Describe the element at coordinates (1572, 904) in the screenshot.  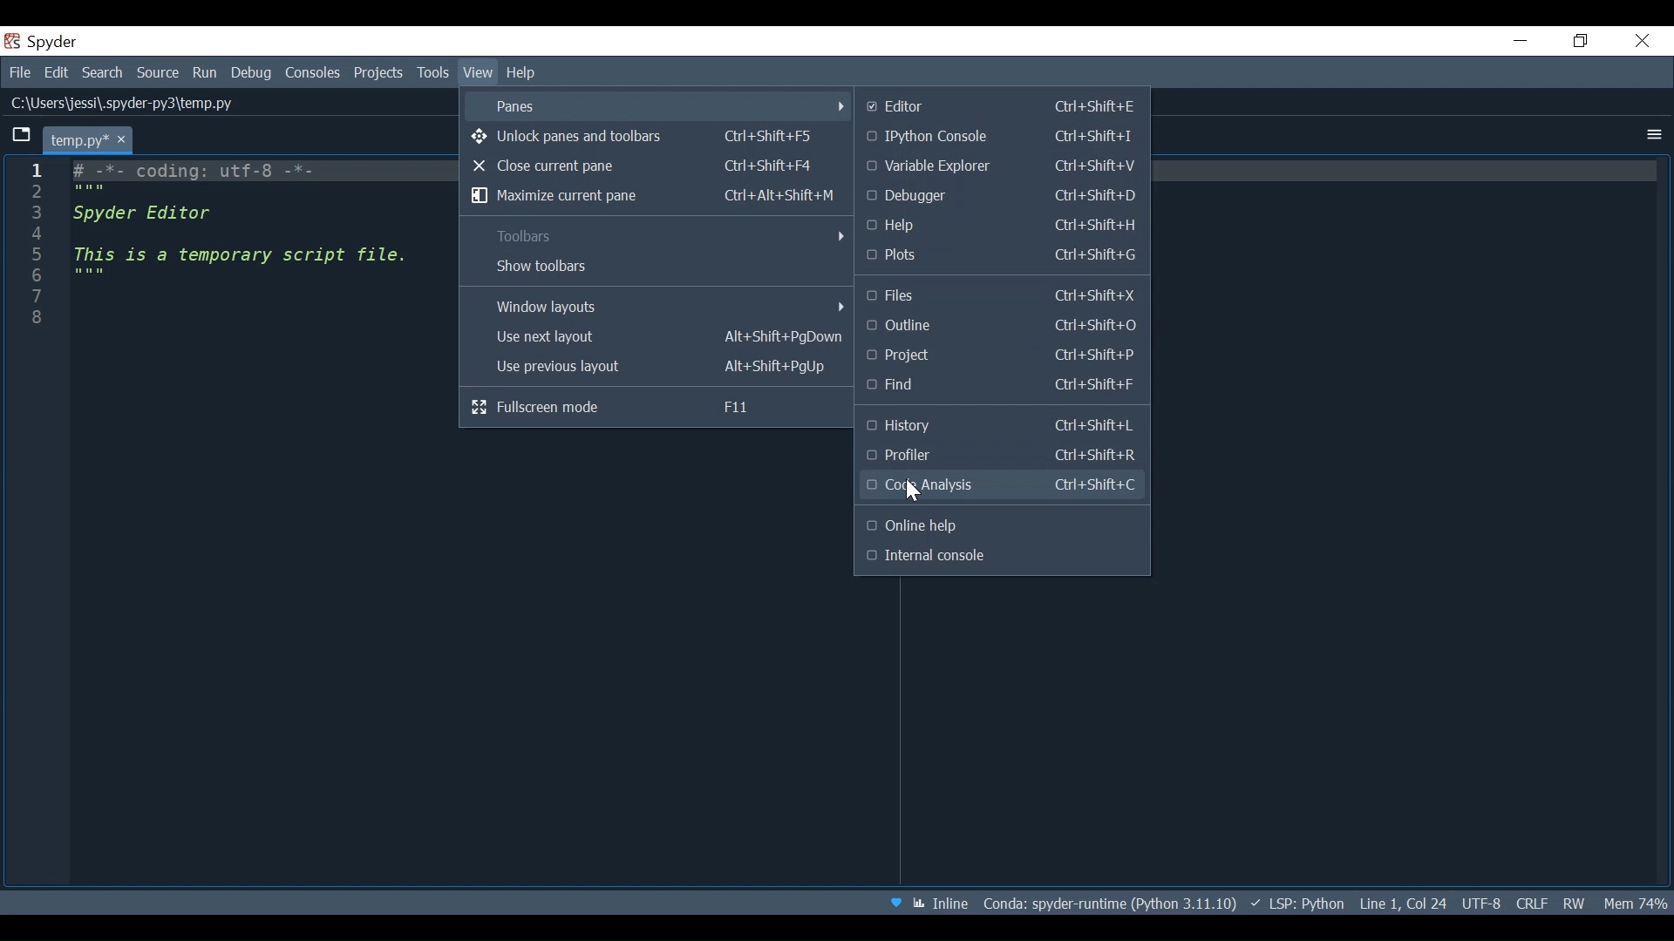
I see `File Permission` at that location.